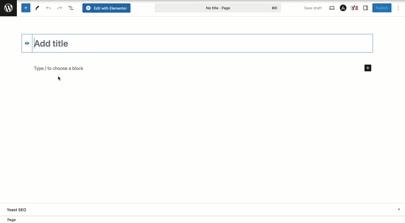 The width and height of the screenshot is (405, 223). I want to click on Sidebar, so click(365, 8).